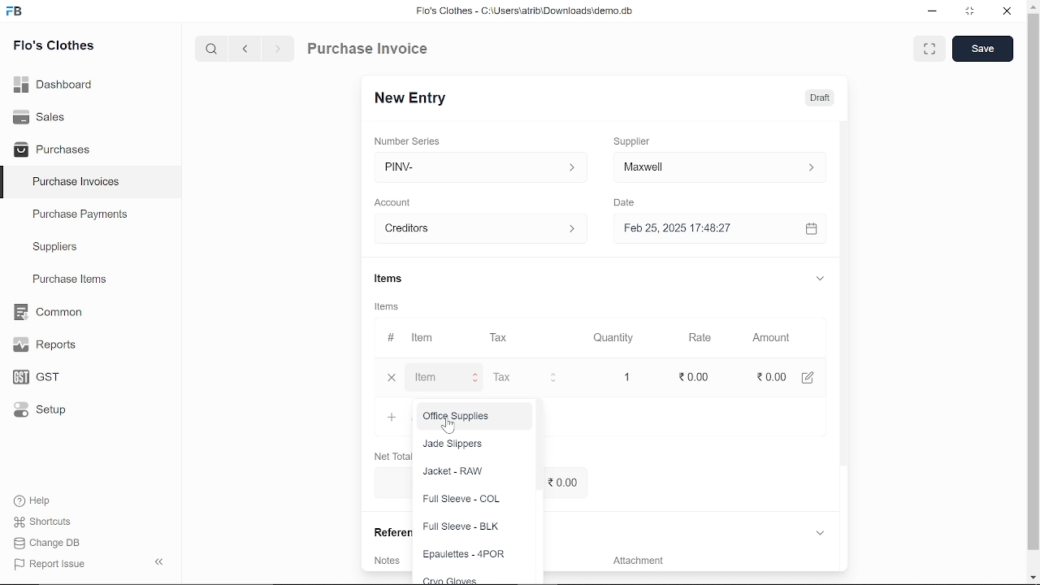 The height and width of the screenshot is (585, 1040). What do you see at coordinates (849, 292) in the screenshot?
I see `vertical scrollbar` at bounding box center [849, 292].